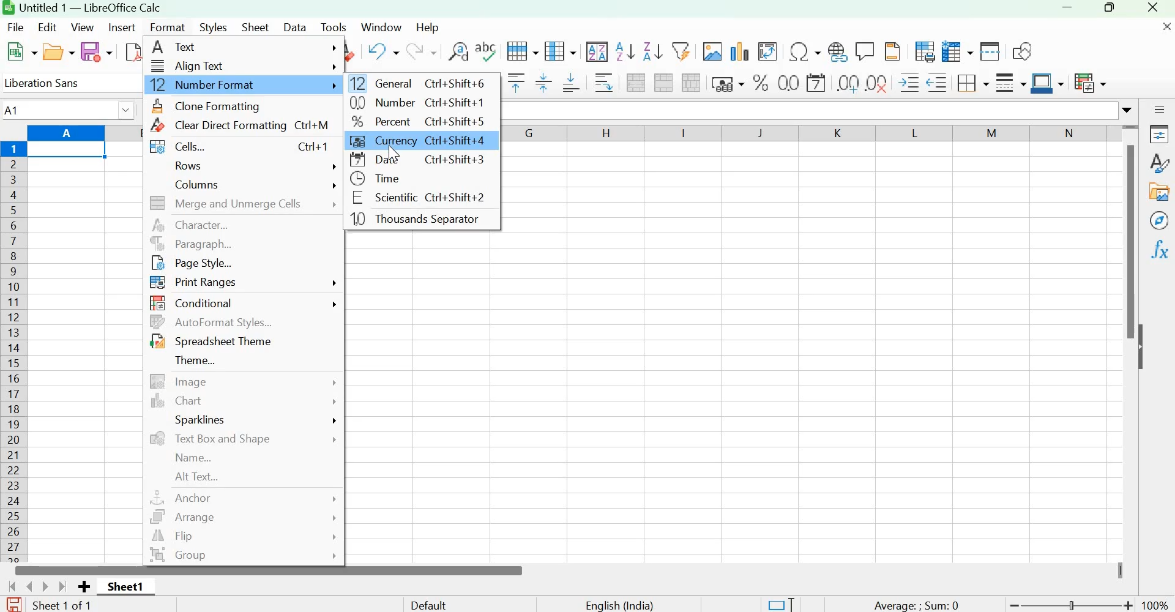  I want to click on Center vertically, so click(542, 83).